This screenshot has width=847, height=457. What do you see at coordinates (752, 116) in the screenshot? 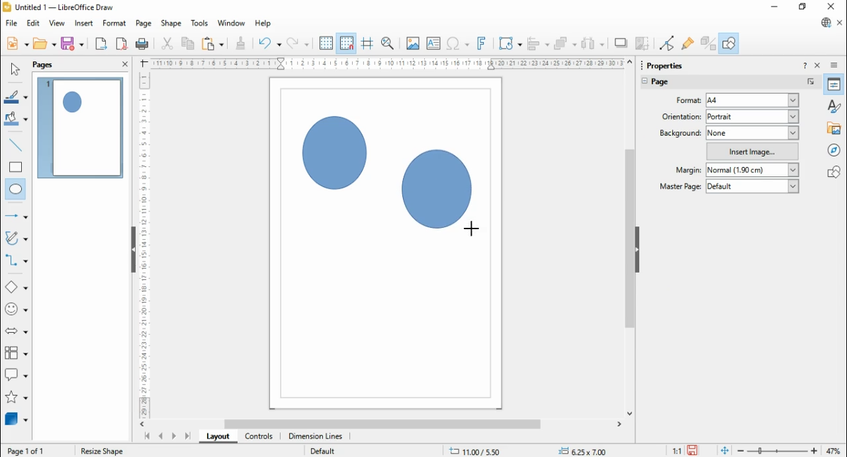
I see `portrait` at bounding box center [752, 116].